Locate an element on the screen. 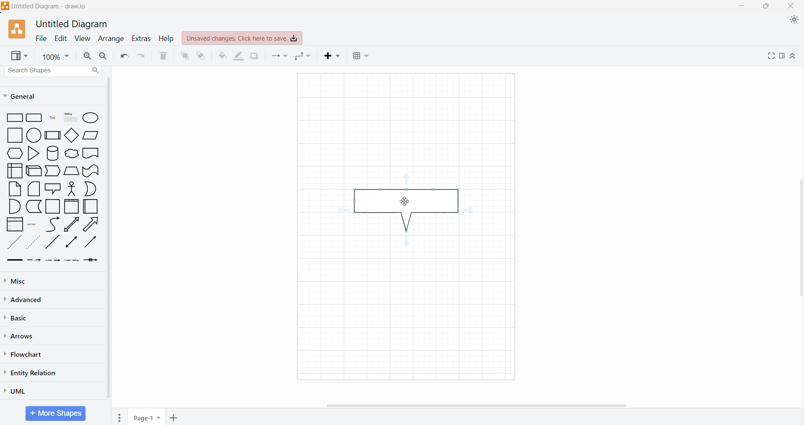 The image size is (804, 425). Cursor on shape is located at coordinates (407, 202).